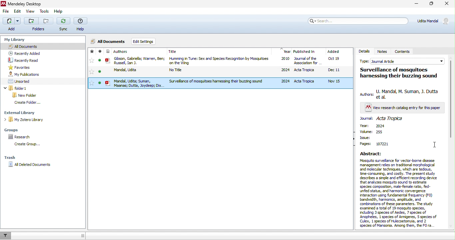 The height and width of the screenshot is (240, 455). I want to click on tools, so click(44, 12).